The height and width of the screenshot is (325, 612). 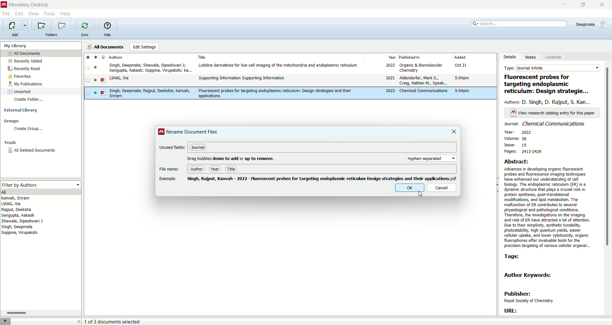 I want to click on Lutidine derivatives for live-cell imaging of the mitochondria and endoplasmic reticulum, so click(x=279, y=66).